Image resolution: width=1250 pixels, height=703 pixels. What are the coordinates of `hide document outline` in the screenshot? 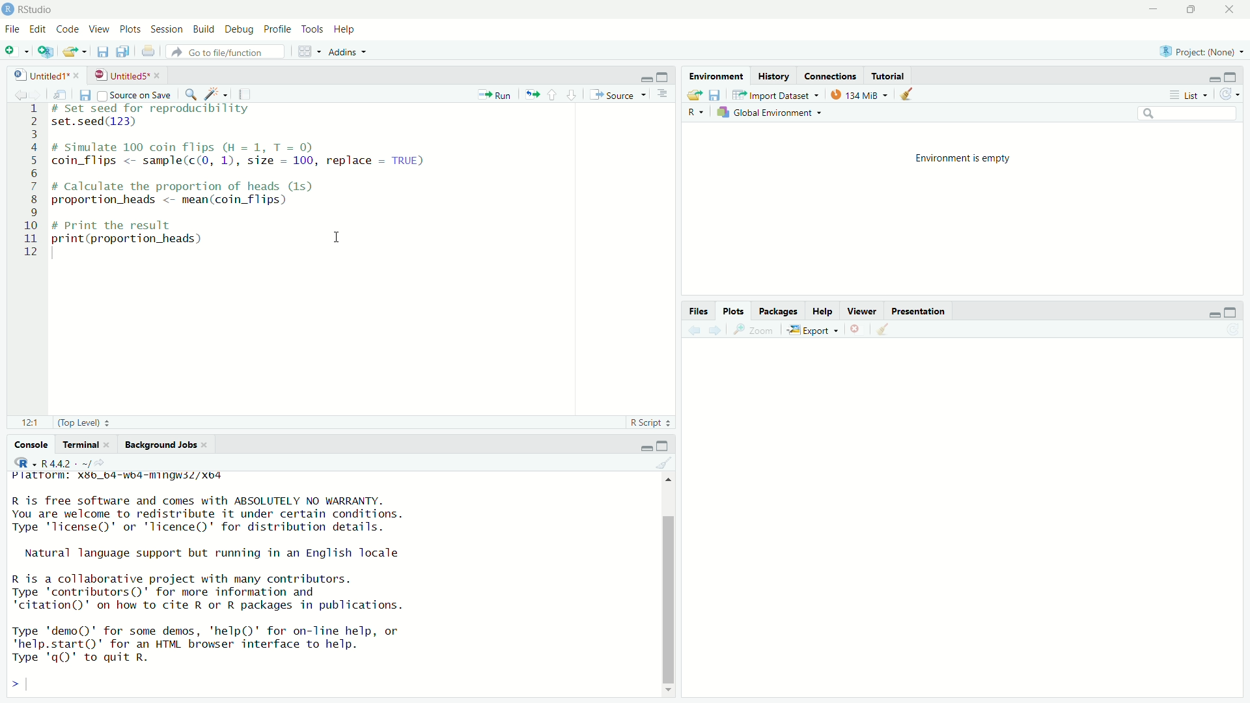 It's located at (666, 94).